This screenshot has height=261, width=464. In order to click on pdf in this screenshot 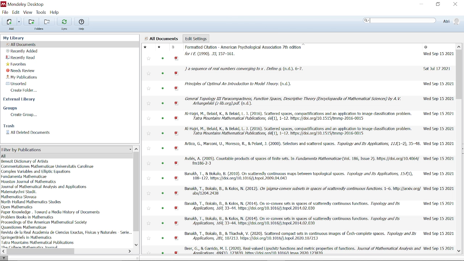, I will do `click(177, 223)`.